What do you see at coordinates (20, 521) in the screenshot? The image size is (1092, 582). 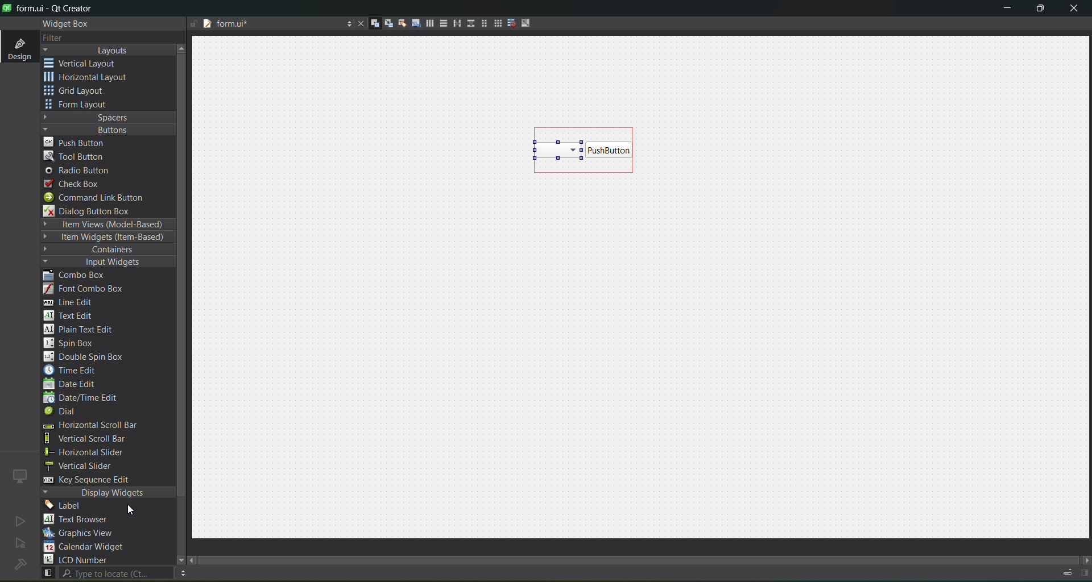 I see `no active project` at bounding box center [20, 521].